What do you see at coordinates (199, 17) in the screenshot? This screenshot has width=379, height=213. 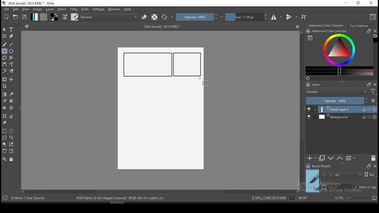 I see `opacity` at bounding box center [199, 17].